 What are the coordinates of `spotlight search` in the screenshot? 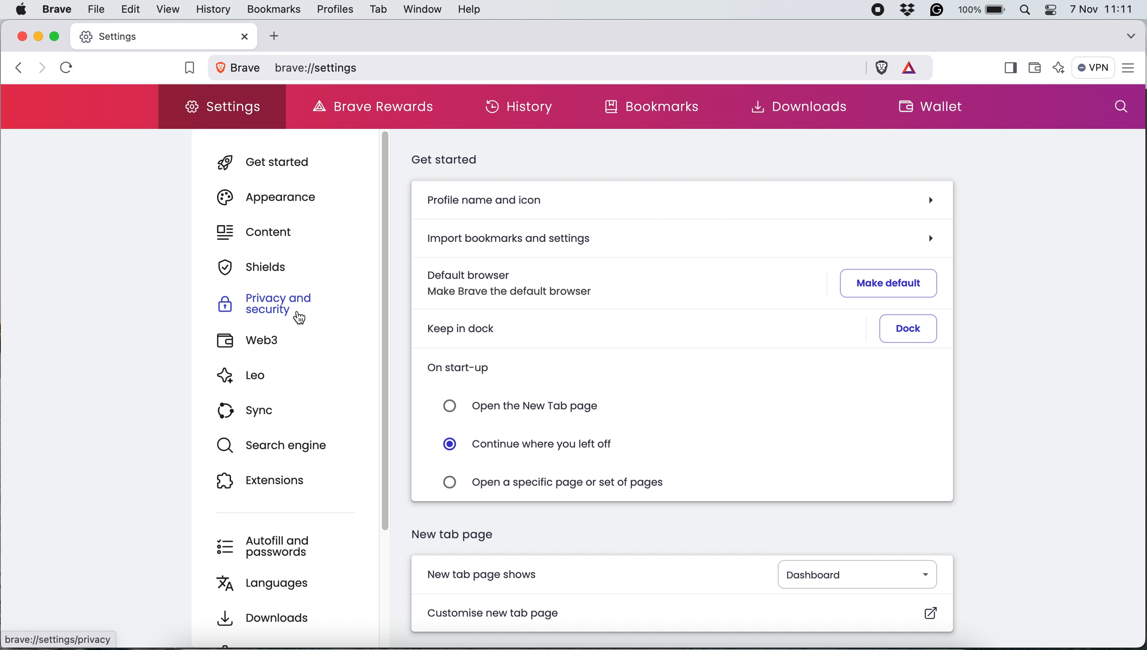 It's located at (1029, 10).